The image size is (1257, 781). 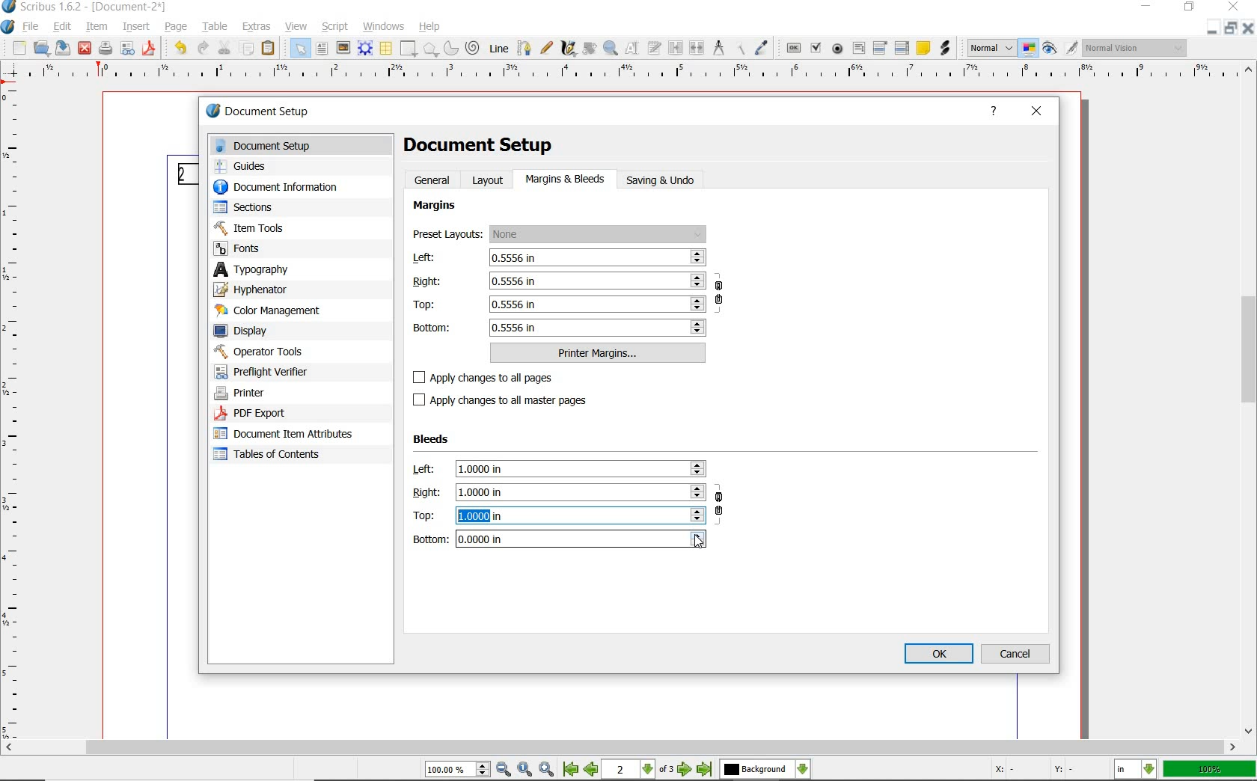 I want to click on save, so click(x=63, y=49).